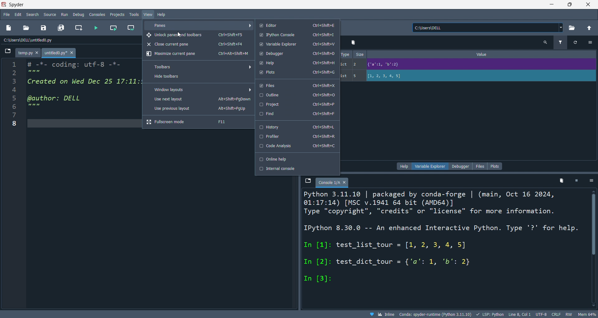 The height and width of the screenshot is (318, 598). Describe the element at coordinates (570, 4) in the screenshot. I see `maximize` at that location.